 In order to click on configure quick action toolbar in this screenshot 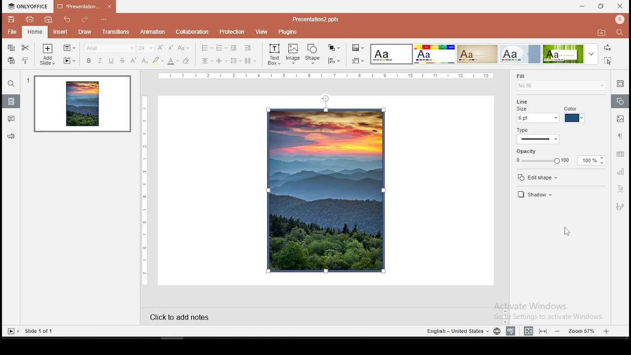, I will do `click(103, 20)`.